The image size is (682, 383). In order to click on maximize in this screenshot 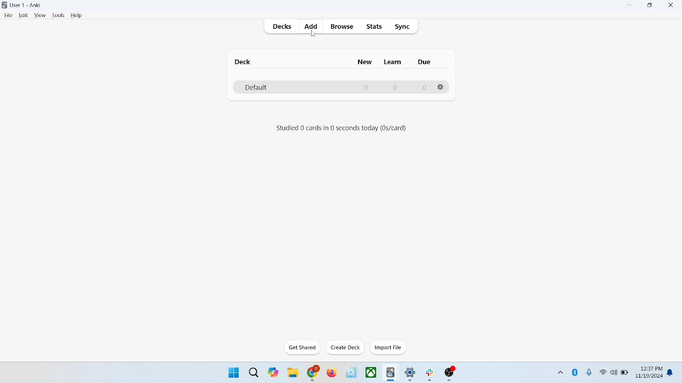, I will do `click(650, 7)`.